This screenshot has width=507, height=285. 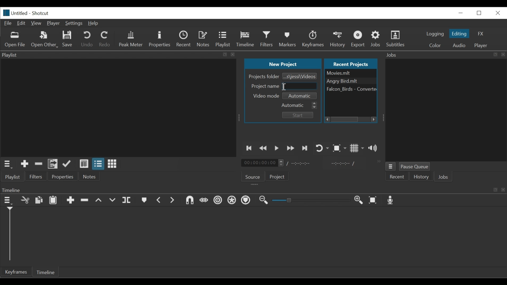 I want to click on Scroll right, so click(x=374, y=119).